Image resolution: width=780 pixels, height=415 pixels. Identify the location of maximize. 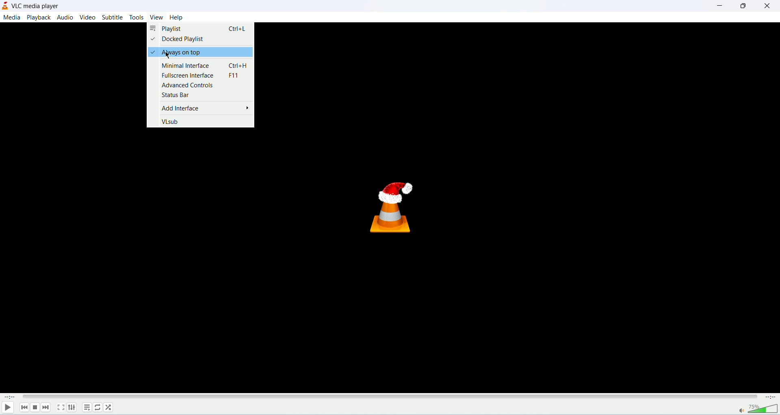
(742, 6).